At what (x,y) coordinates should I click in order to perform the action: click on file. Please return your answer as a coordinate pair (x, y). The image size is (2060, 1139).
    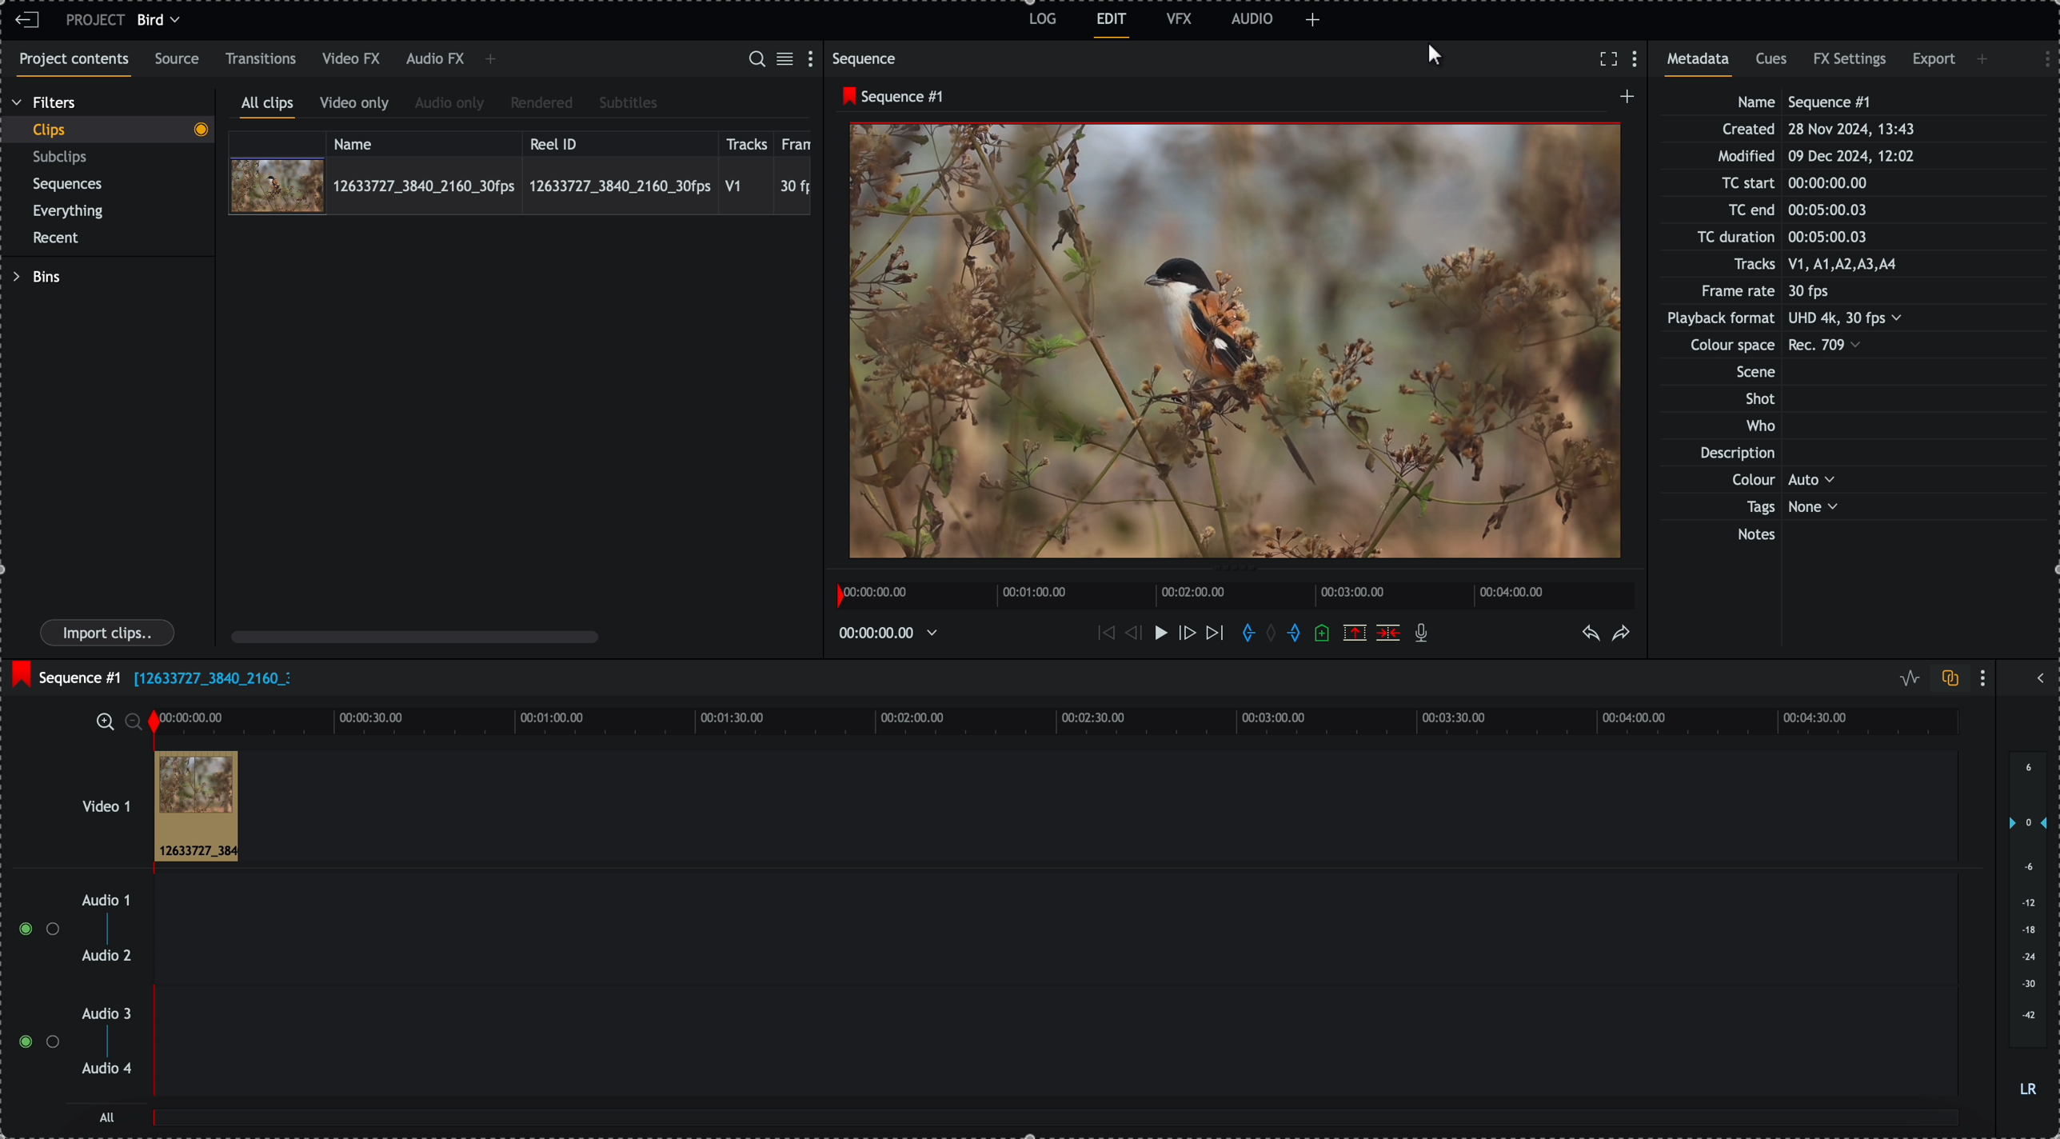
    Looking at the image, I should click on (212, 680).